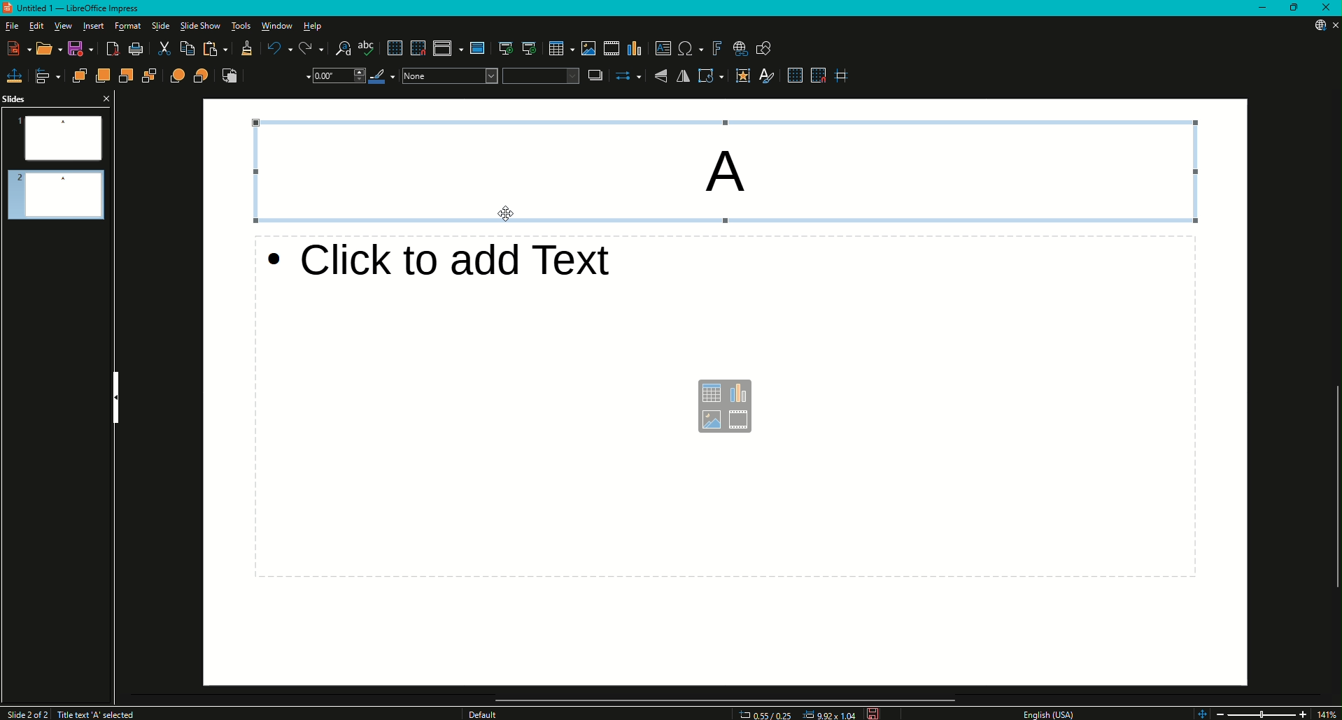  I want to click on Tools, so click(243, 27).